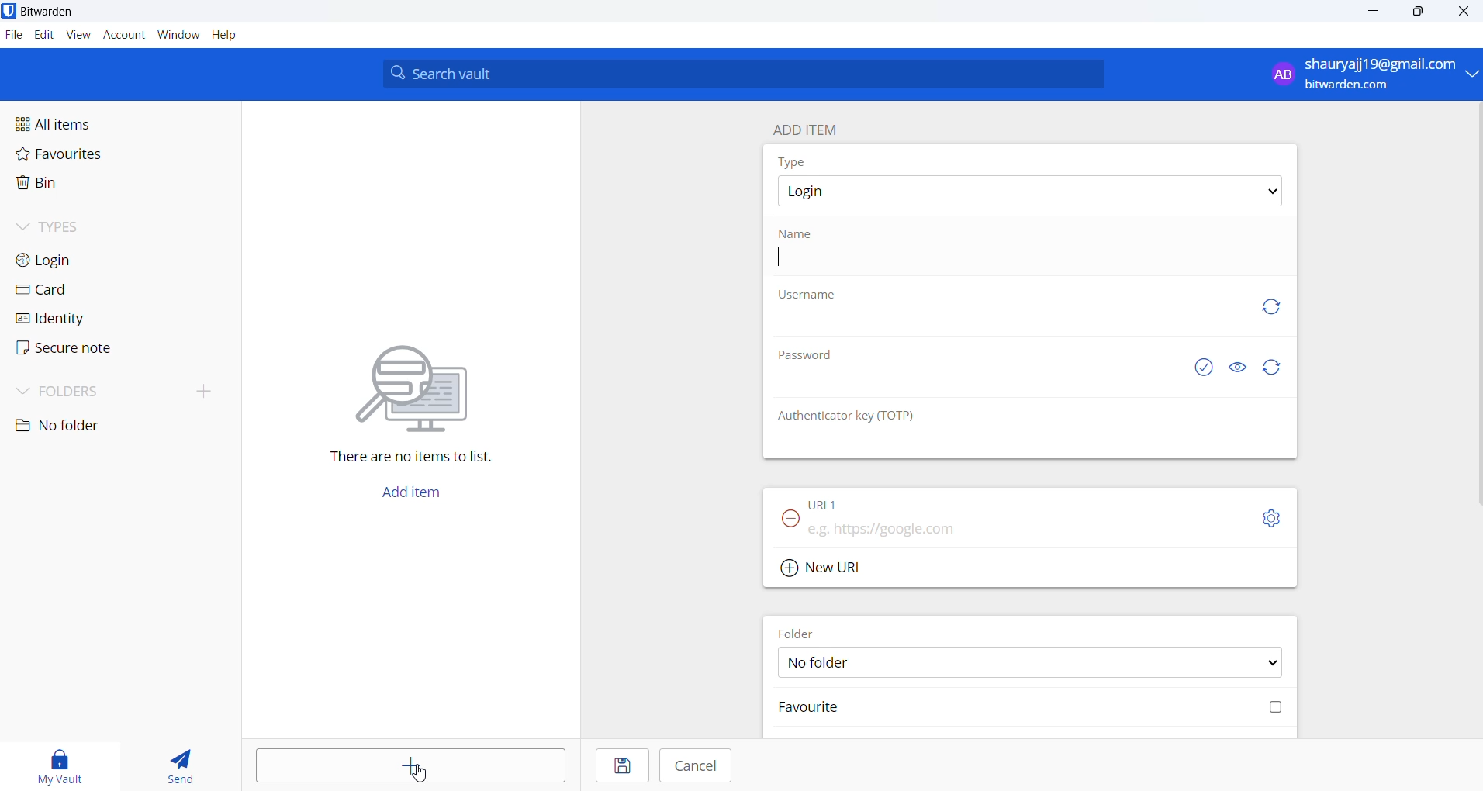  I want to click on account, so click(125, 36).